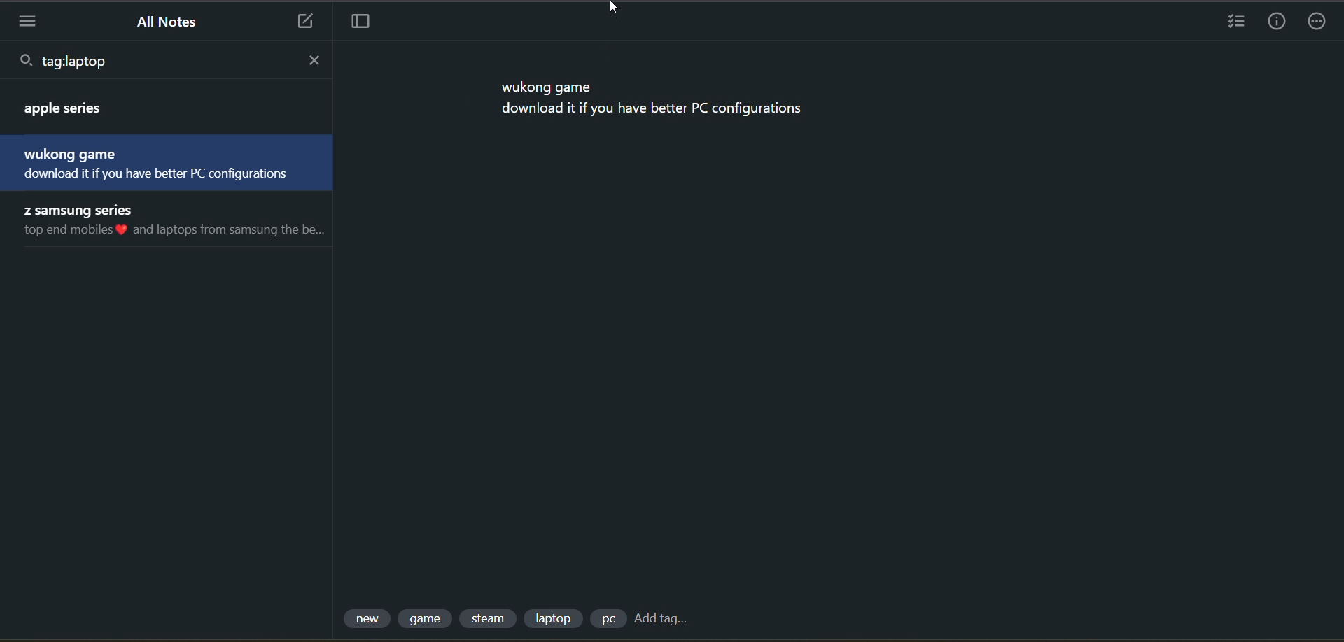  I want to click on add tag, so click(664, 618).